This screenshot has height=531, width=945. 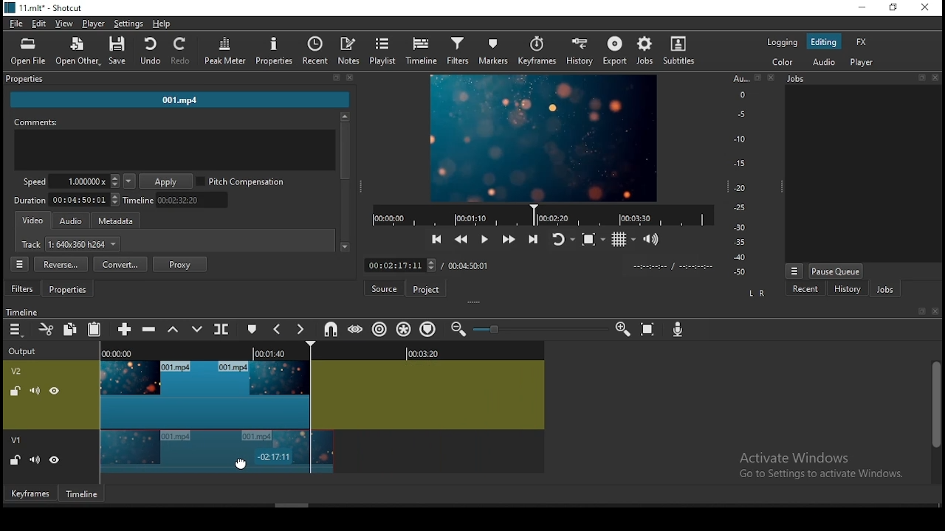 I want to click on player, so click(x=97, y=24).